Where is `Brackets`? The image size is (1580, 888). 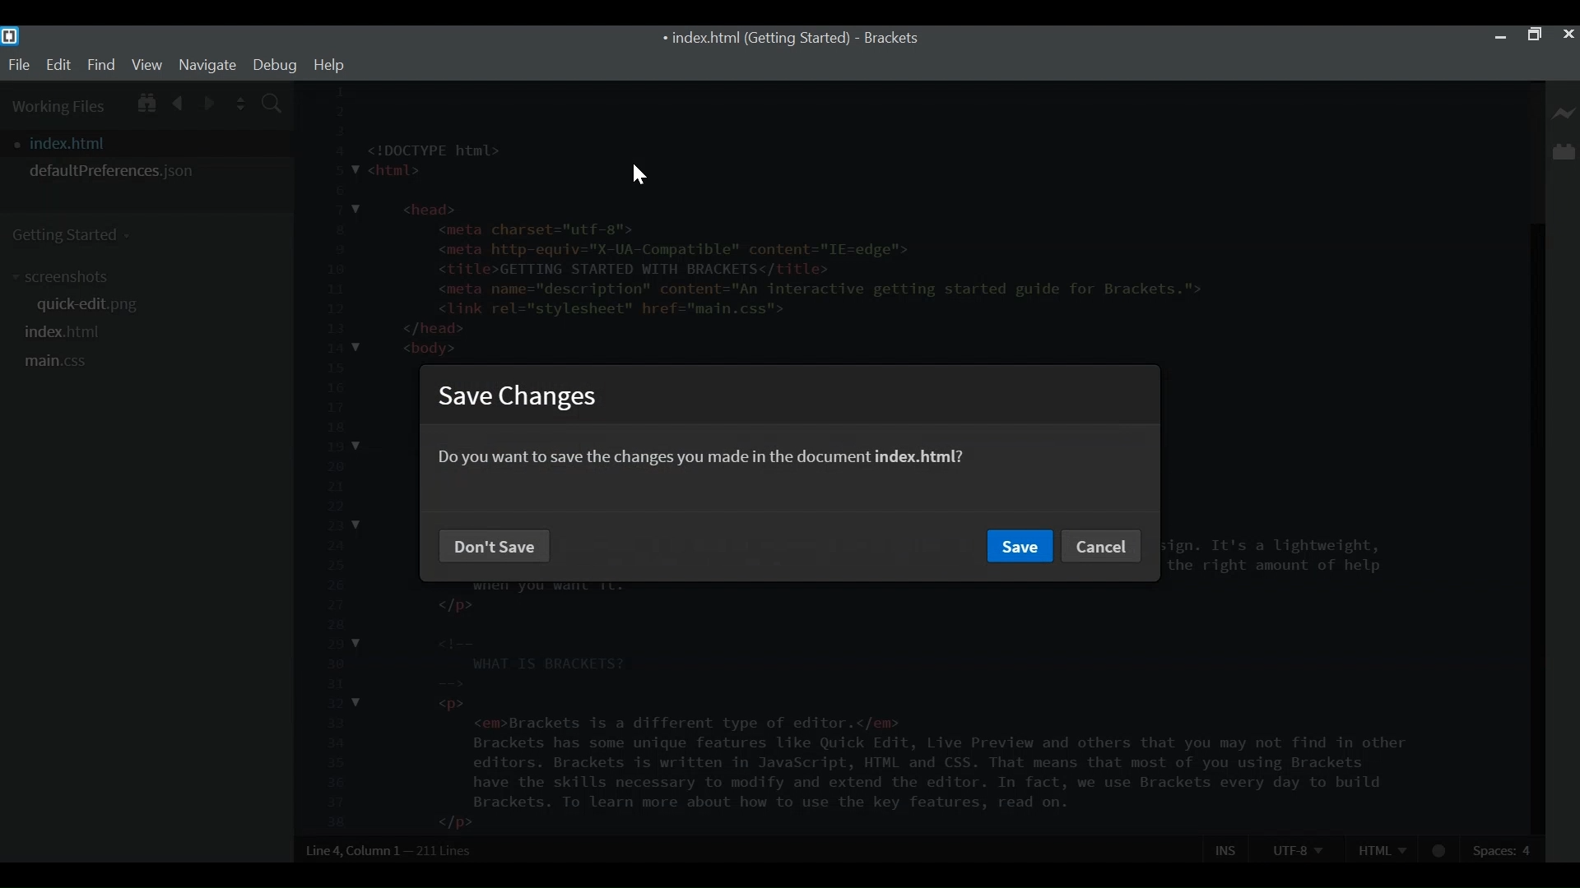 Brackets is located at coordinates (890, 39).